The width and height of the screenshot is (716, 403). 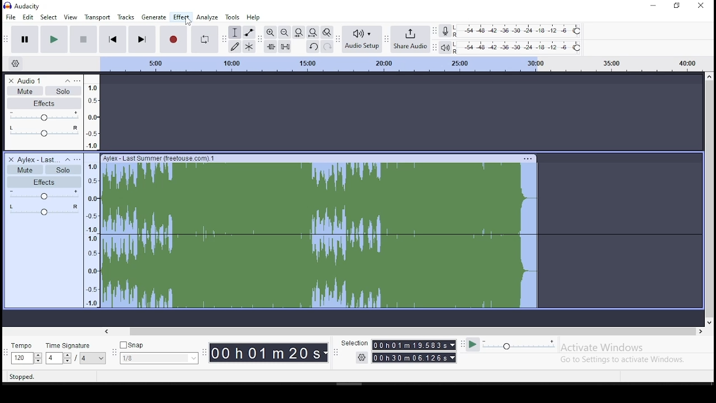 What do you see at coordinates (204, 40) in the screenshot?
I see `enable looping` at bounding box center [204, 40].